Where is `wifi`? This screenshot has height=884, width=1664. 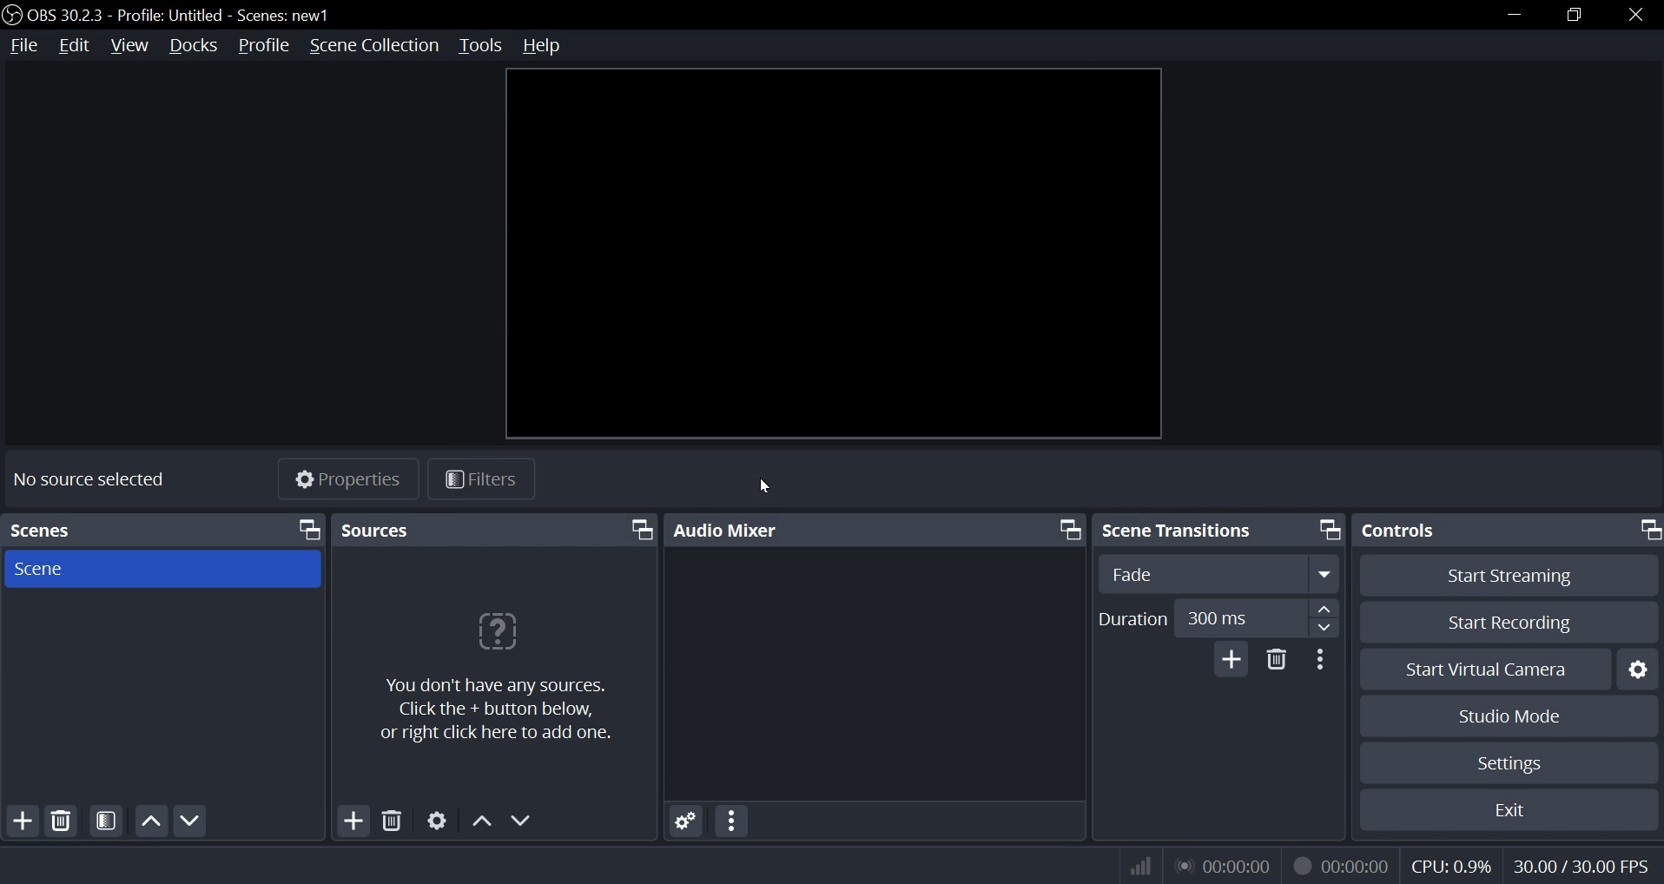
wifi is located at coordinates (1132, 865).